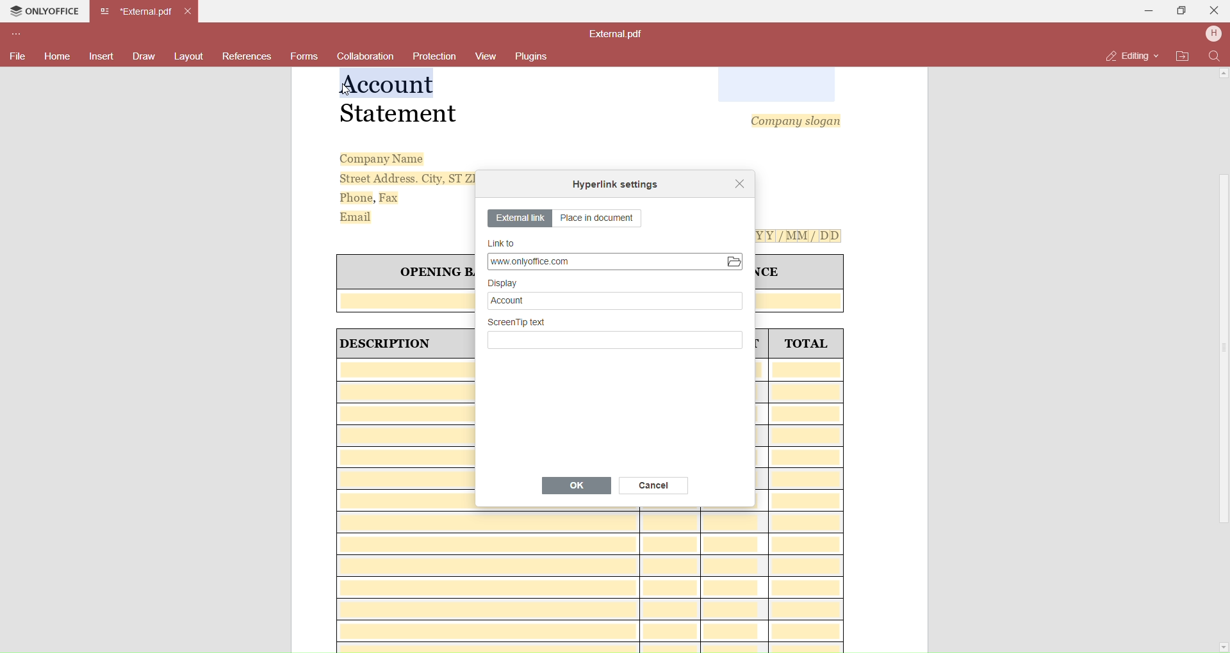 The image size is (1230, 653). I want to click on Forms, so click(304, 55).